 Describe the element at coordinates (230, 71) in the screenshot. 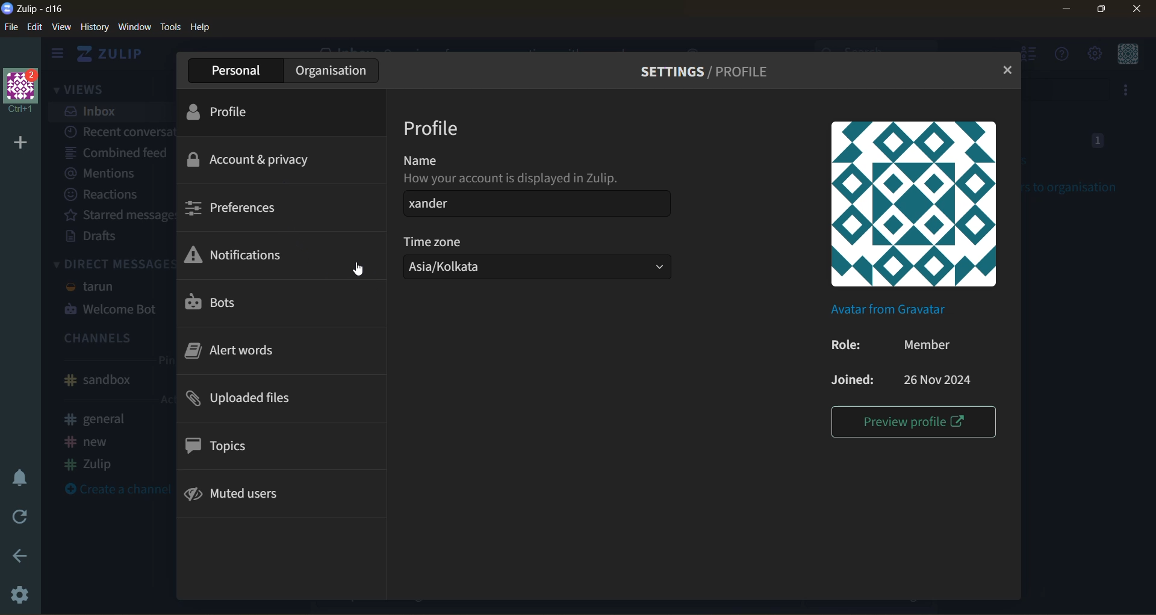

I see `personal` at that location.